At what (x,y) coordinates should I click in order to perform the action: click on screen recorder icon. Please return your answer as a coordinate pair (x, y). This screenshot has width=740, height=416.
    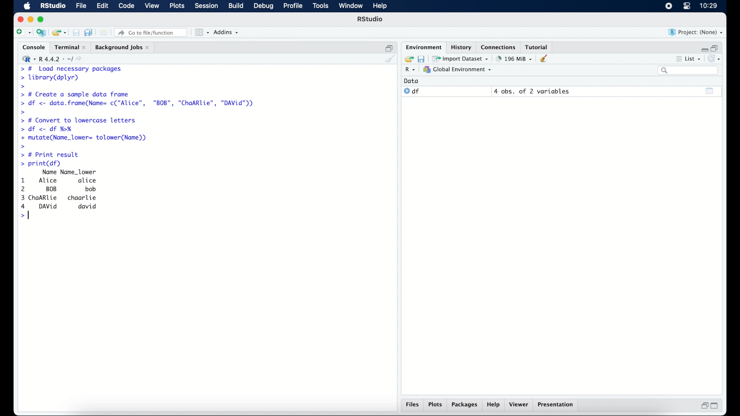
    Looking at the image, I should click on (668, 6).